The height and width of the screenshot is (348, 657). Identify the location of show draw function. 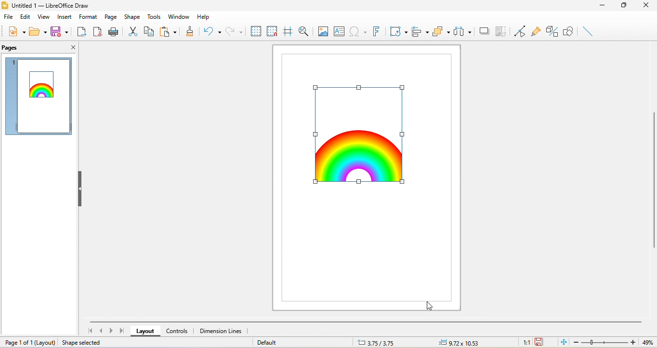
(569, 30).